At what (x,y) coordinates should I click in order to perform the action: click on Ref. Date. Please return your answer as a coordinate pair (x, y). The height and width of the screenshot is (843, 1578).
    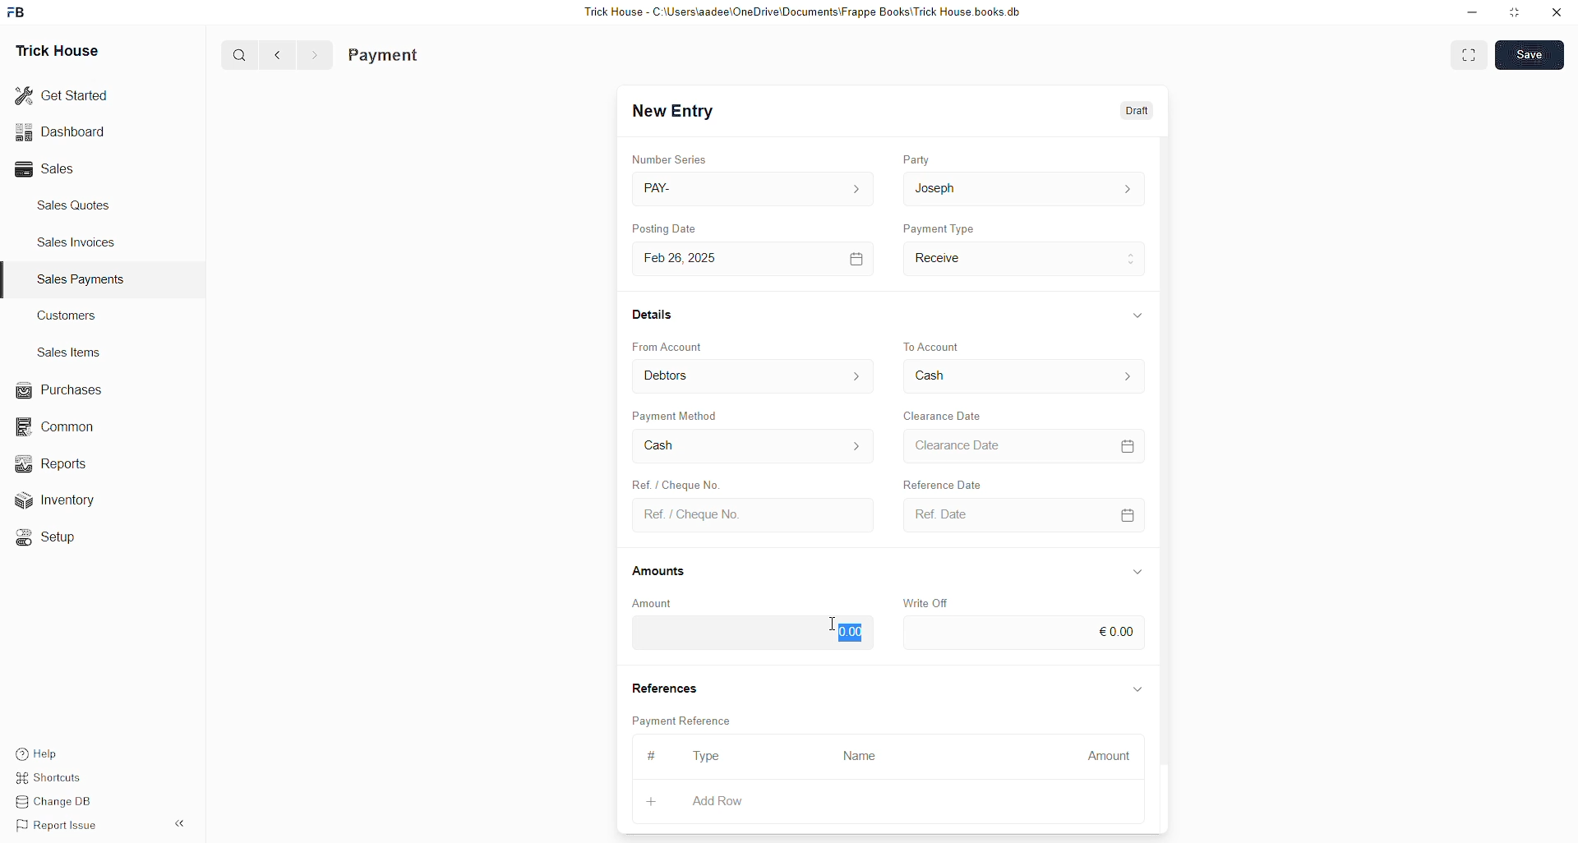
    Looking at the image, I should click on (1026, 515).